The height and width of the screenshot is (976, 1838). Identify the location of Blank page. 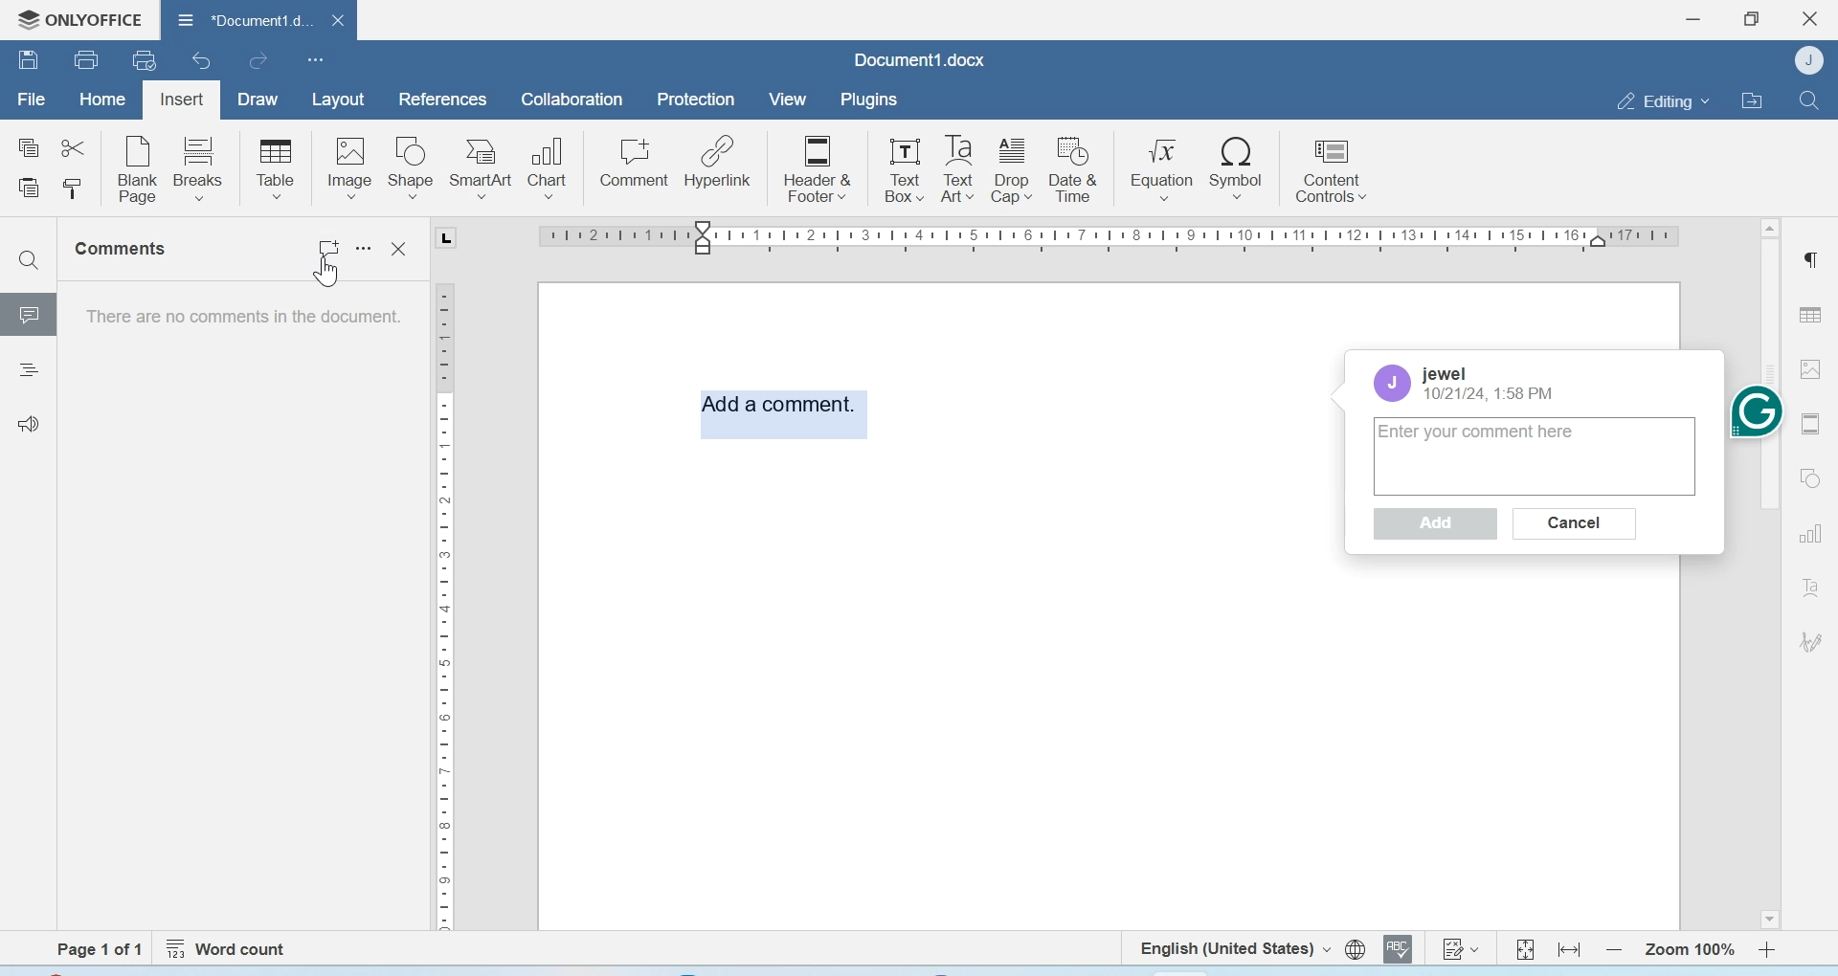
(139, 168).